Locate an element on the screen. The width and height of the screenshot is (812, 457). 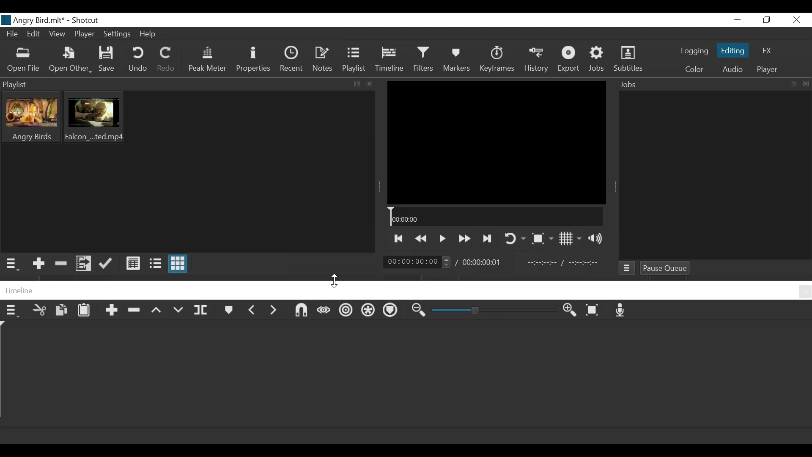
Previous marker is located at coordinates (253, 313).